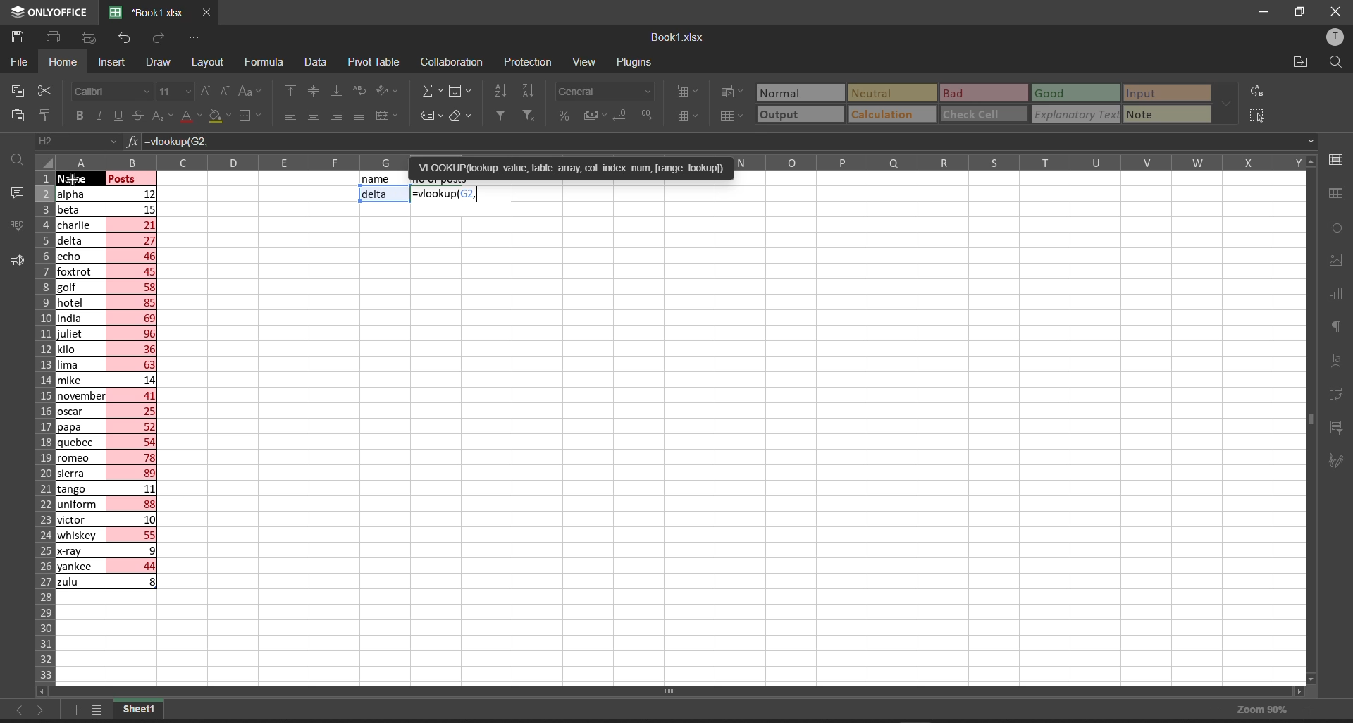  I want to click on names, so click(78, 388).